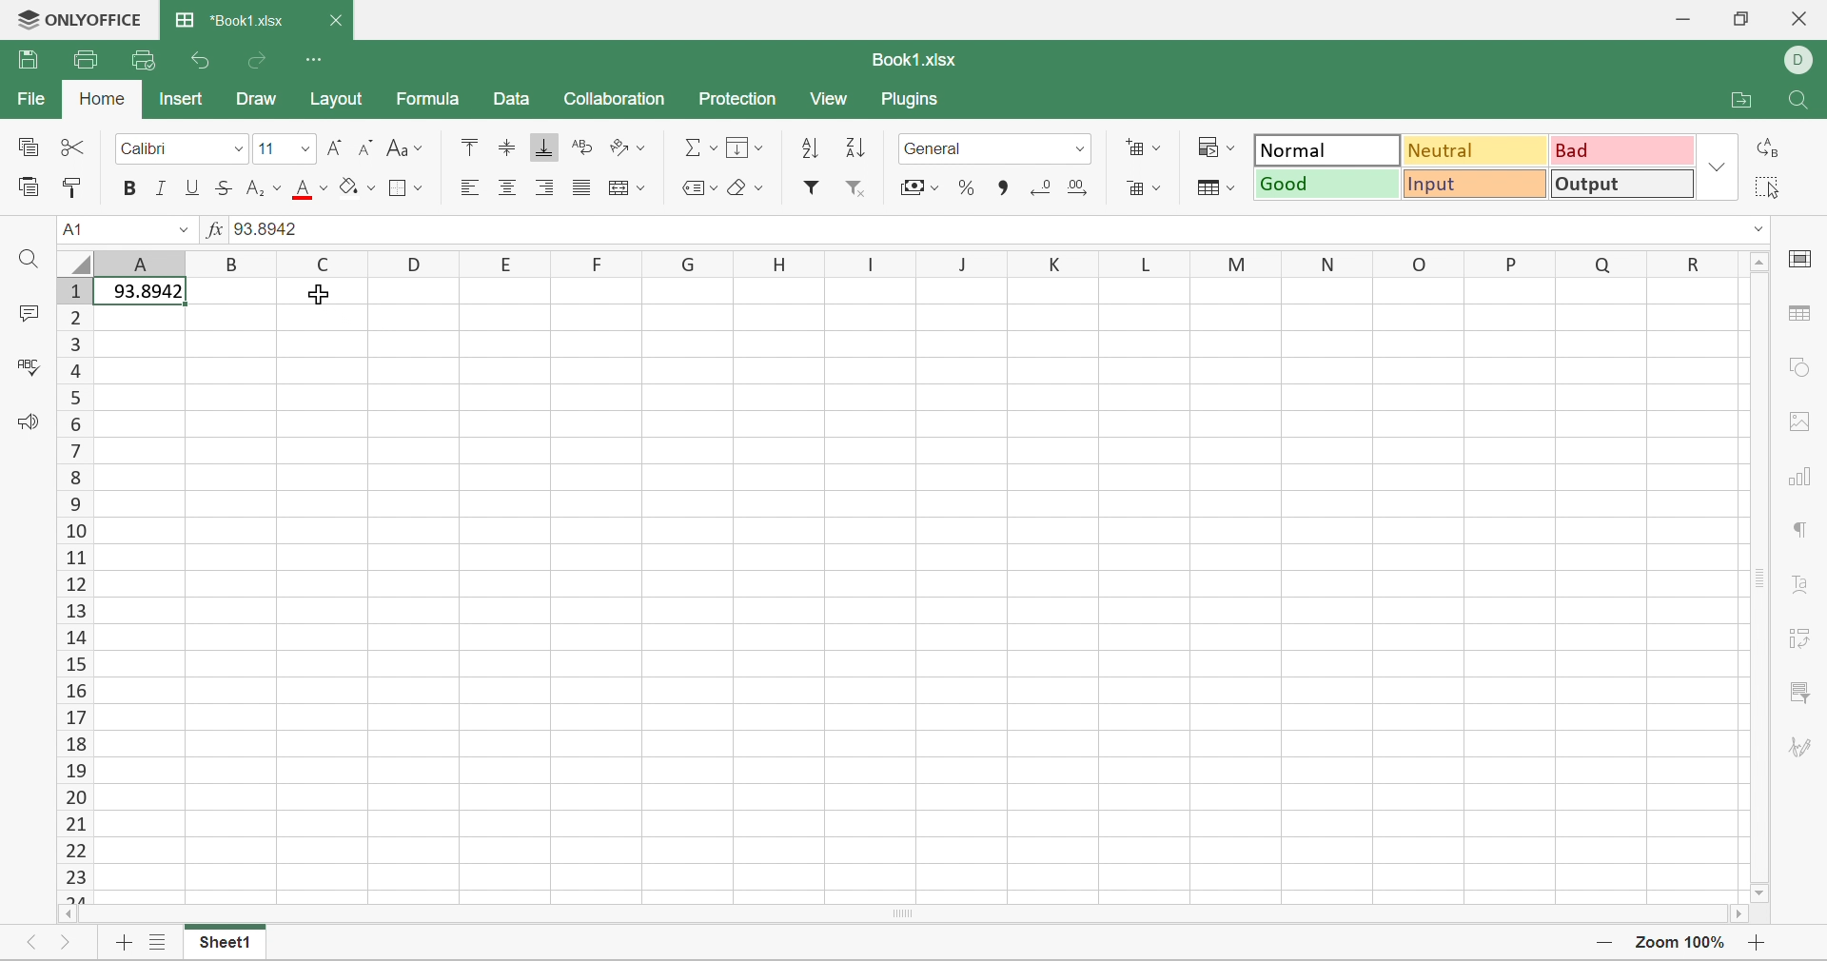 This screenshot has width=1827, height=961. What do you see at coordinates (260, 59) in the screenshot?
I see `Redo` at bounding box center [260, 59].